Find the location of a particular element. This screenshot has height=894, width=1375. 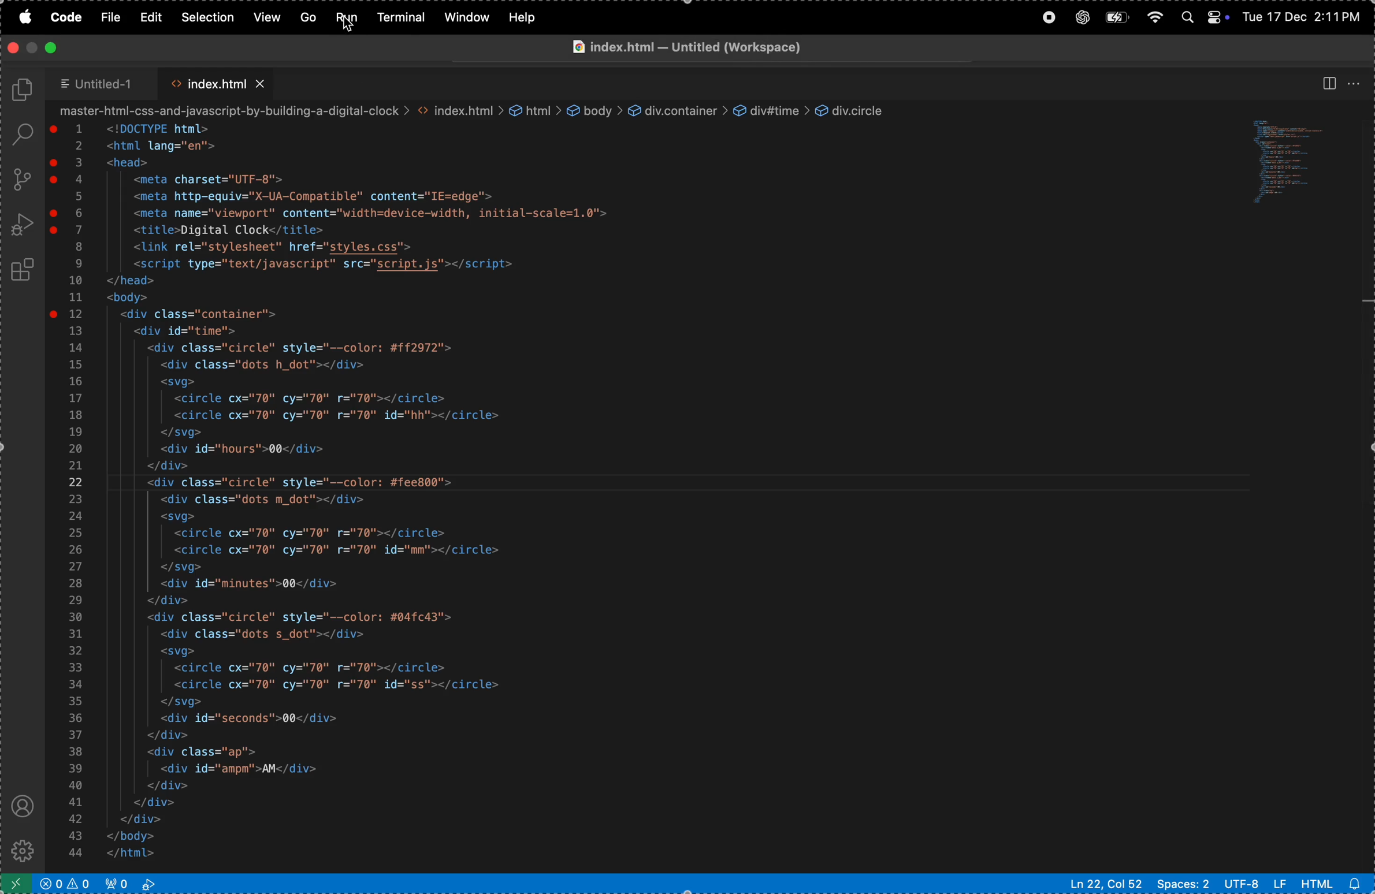

ln col is located at coordinates (1106, 884).